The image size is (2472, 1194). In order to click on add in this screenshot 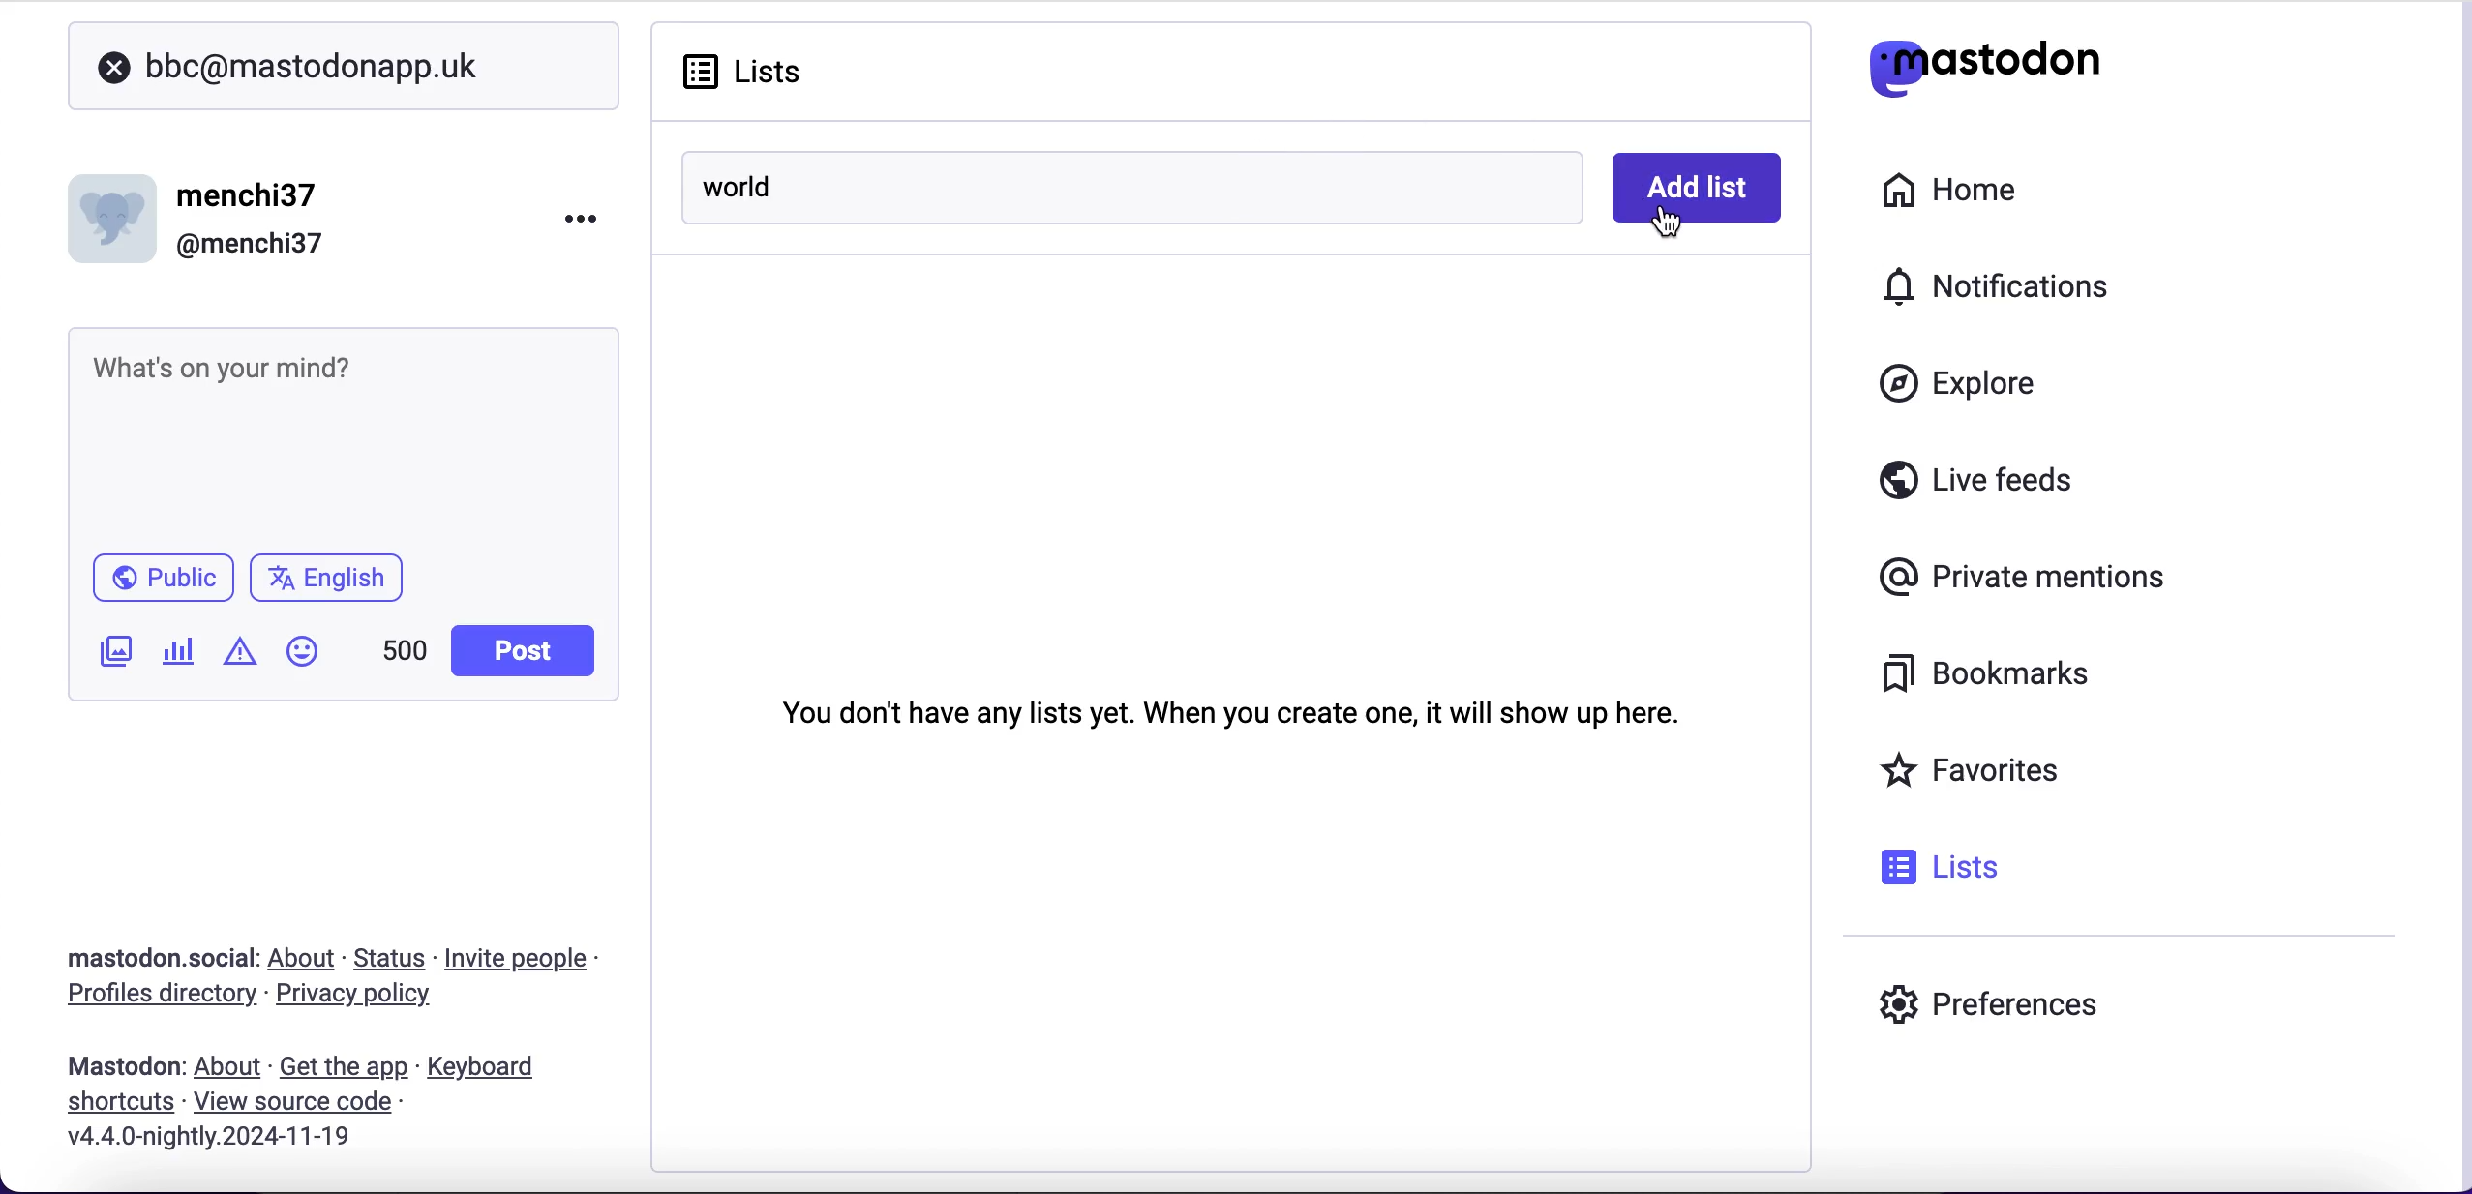, I will do `click(1695, 176)`.